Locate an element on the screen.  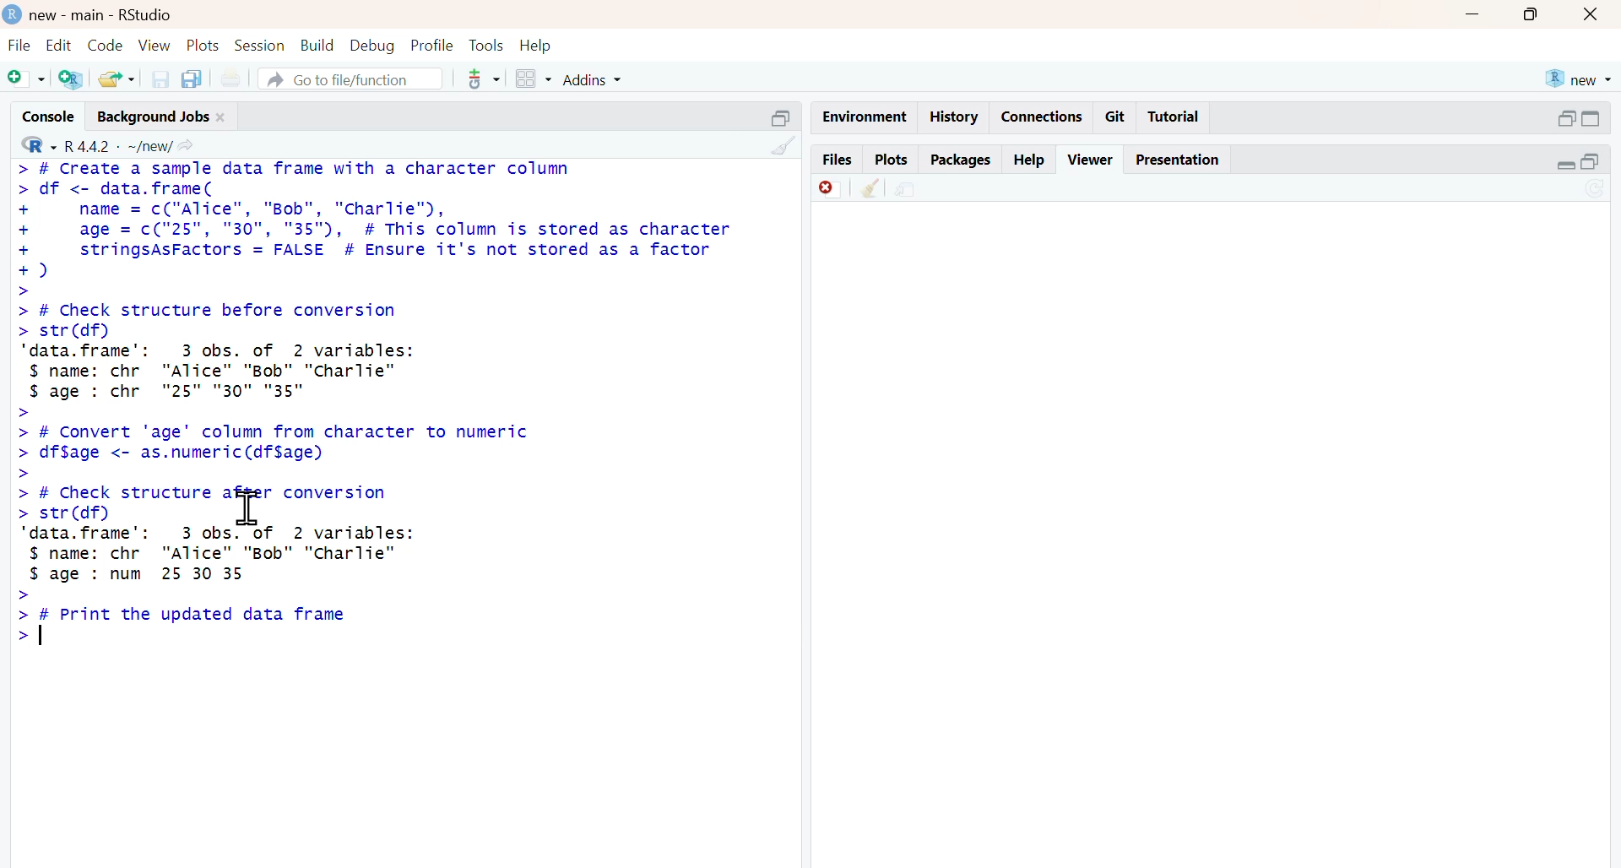
debug is located at coordinates (372, 46).